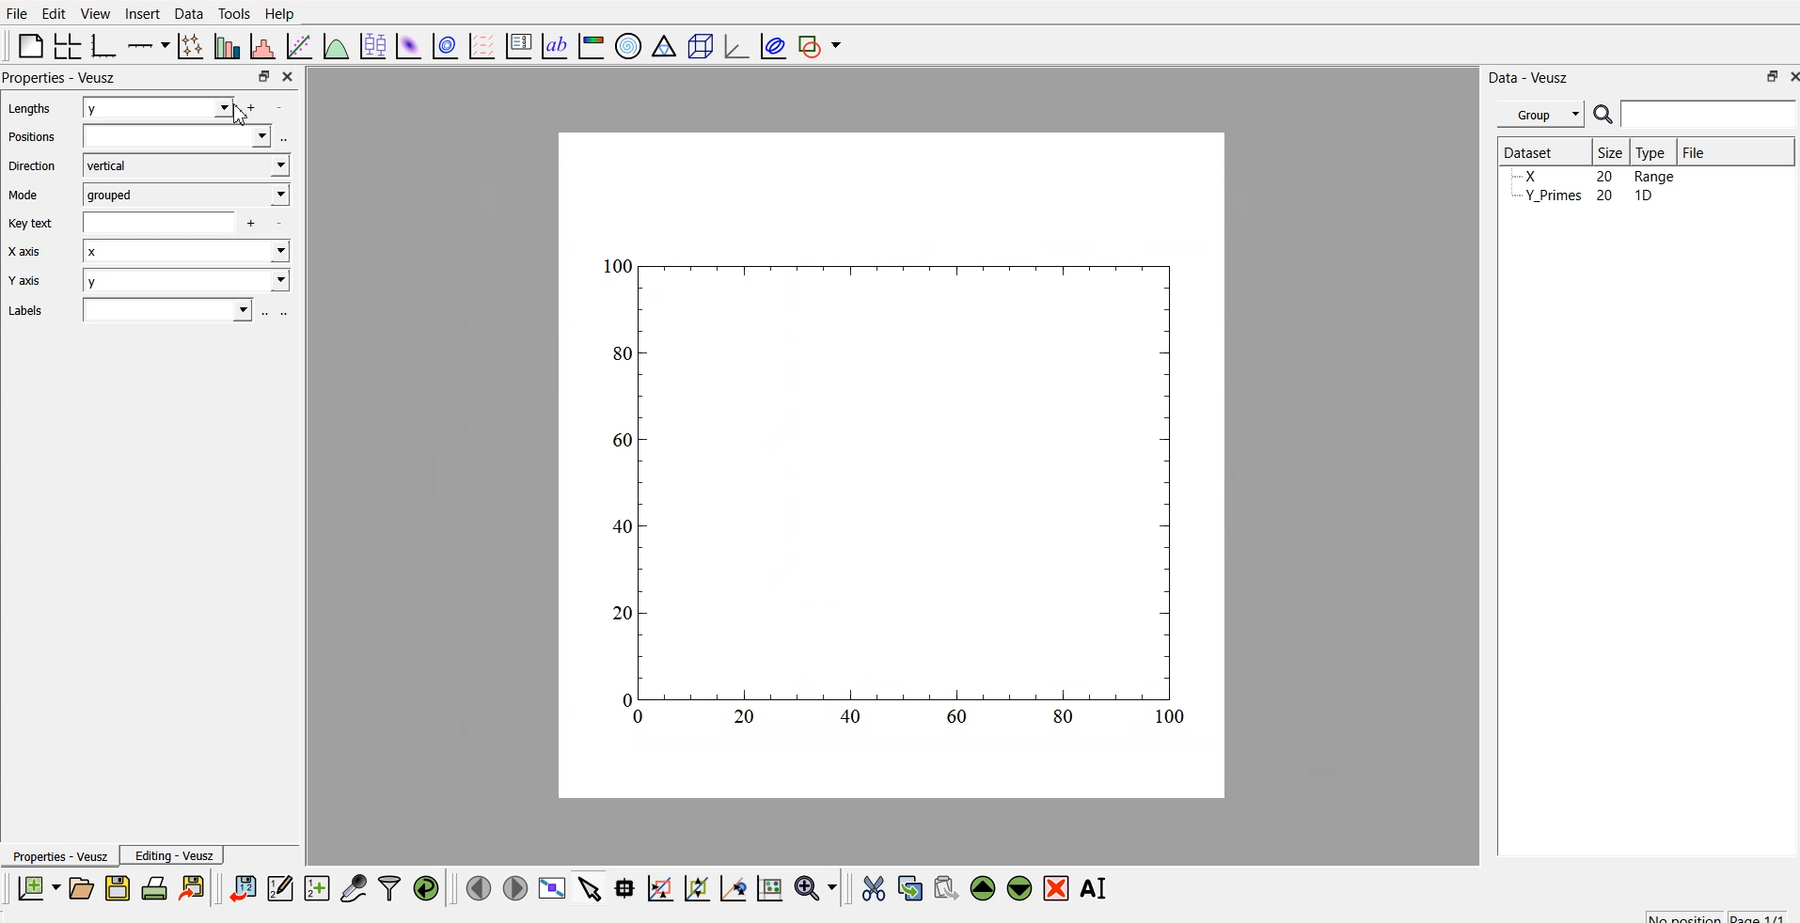 This screenshot has height=923, width=1800. Describe the element at coordinates (1707, 914) in the screenshot. I see `no position page 1/1` at that location.